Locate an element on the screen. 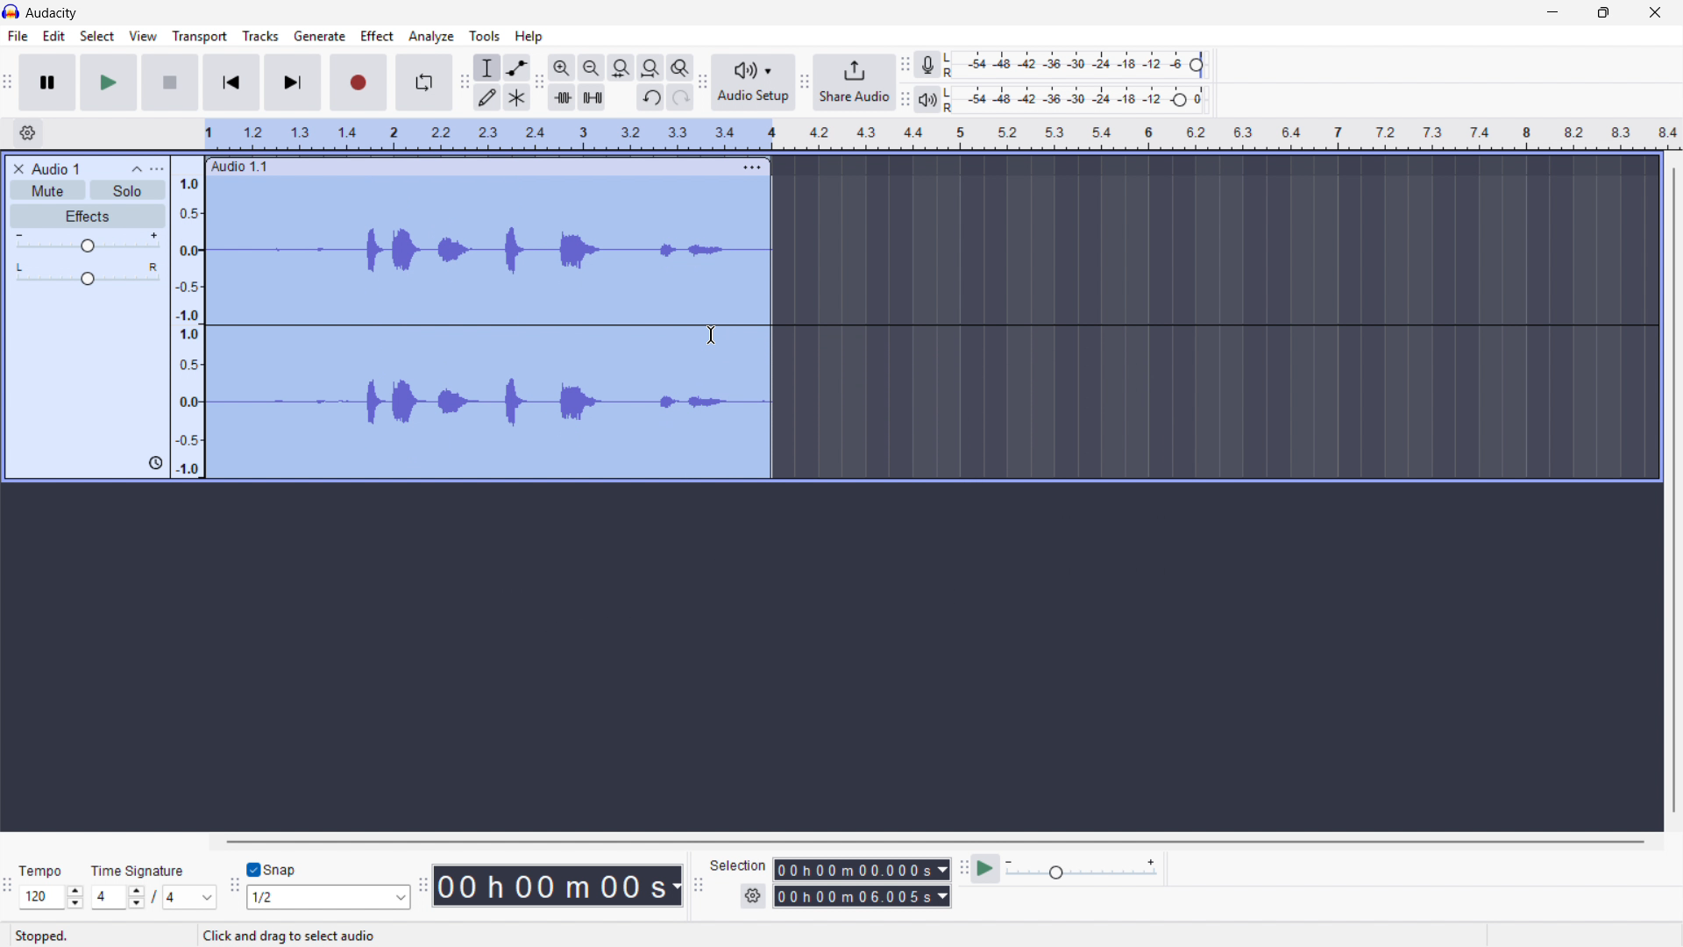  Draw tool is located at coordinates (487, 96).